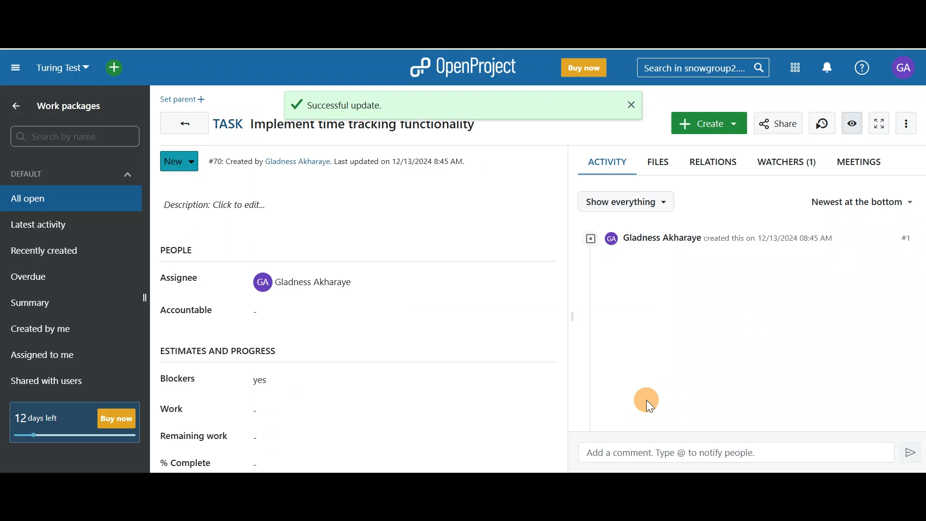  I want to click on Back, so click(182, 121).